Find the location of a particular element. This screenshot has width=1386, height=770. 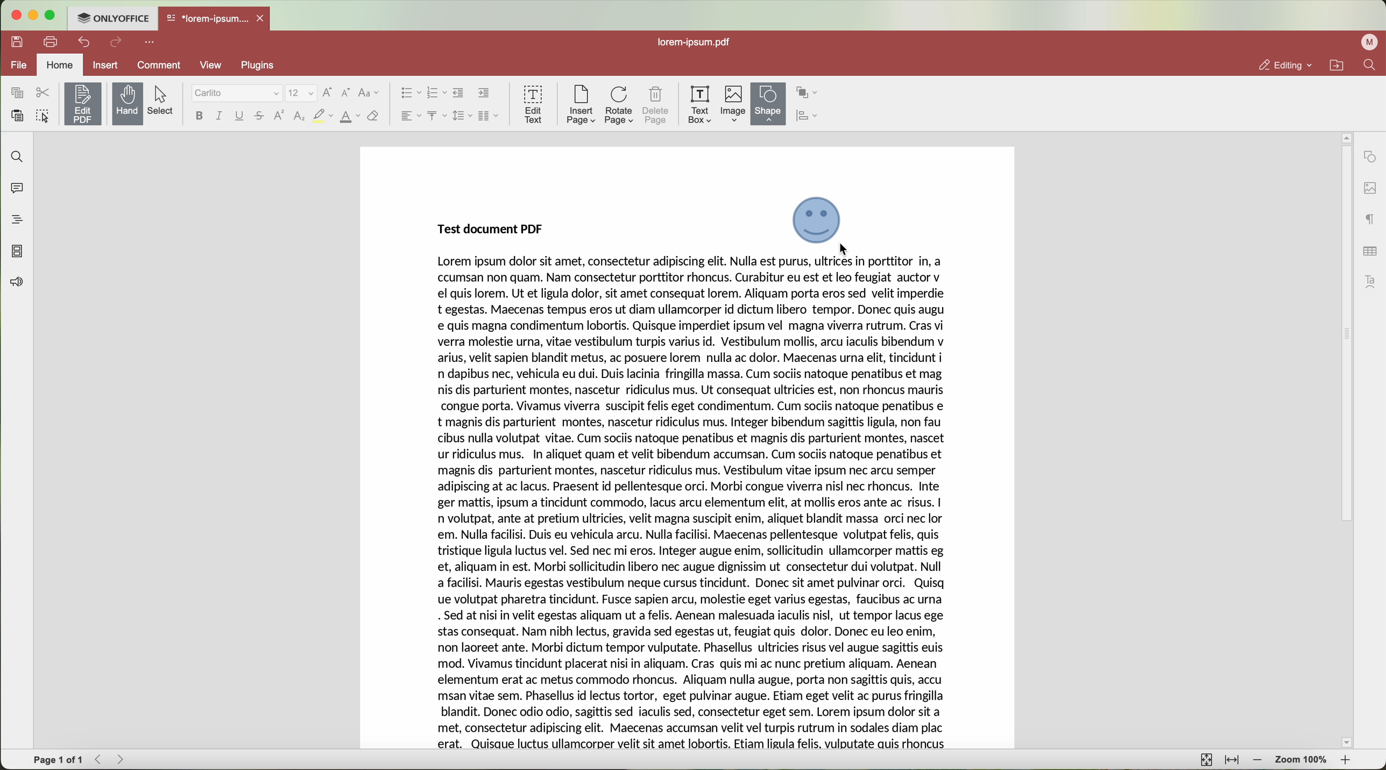

view is located at coordinates (211, 64).